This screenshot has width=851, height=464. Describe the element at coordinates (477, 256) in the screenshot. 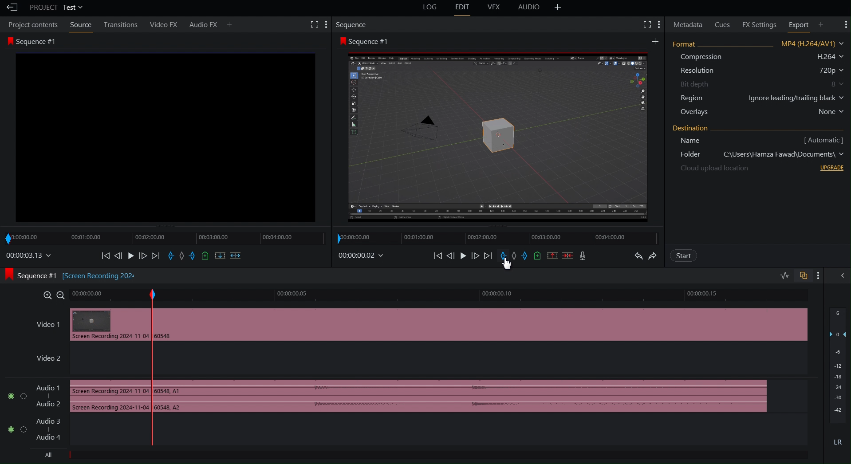

I see `Move Forward` at that location.